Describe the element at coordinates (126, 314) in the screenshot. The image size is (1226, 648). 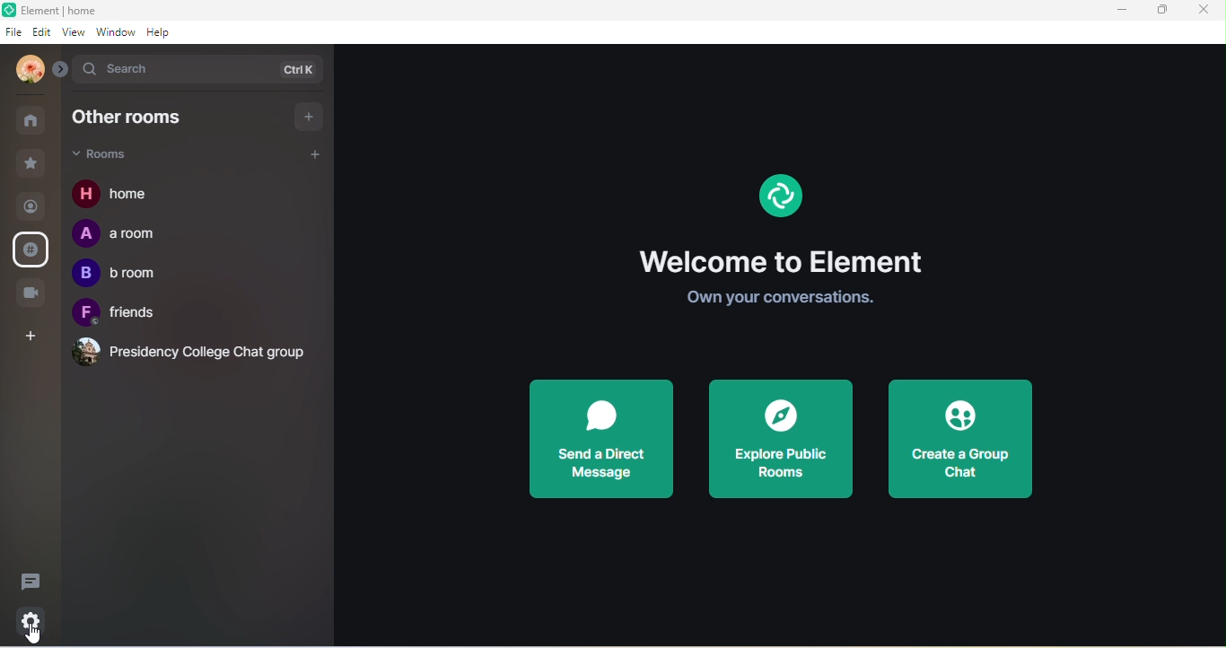
I see `friends` at that location.